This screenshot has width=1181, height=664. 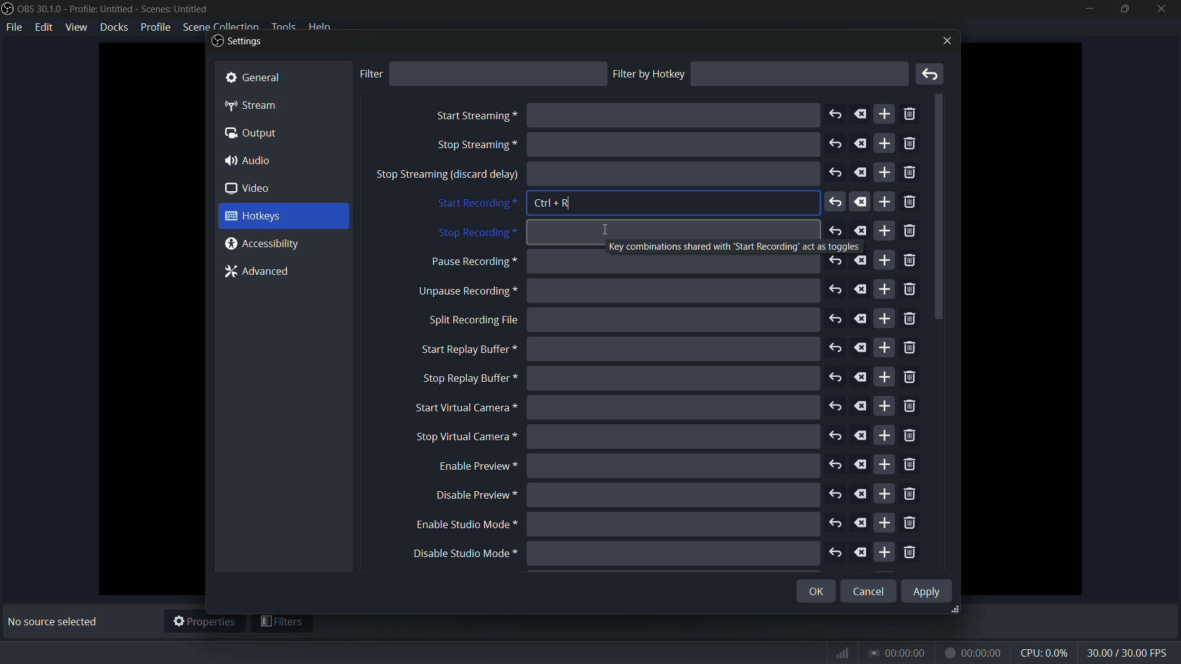 I want to click on delete, so click(x=859, y=406).